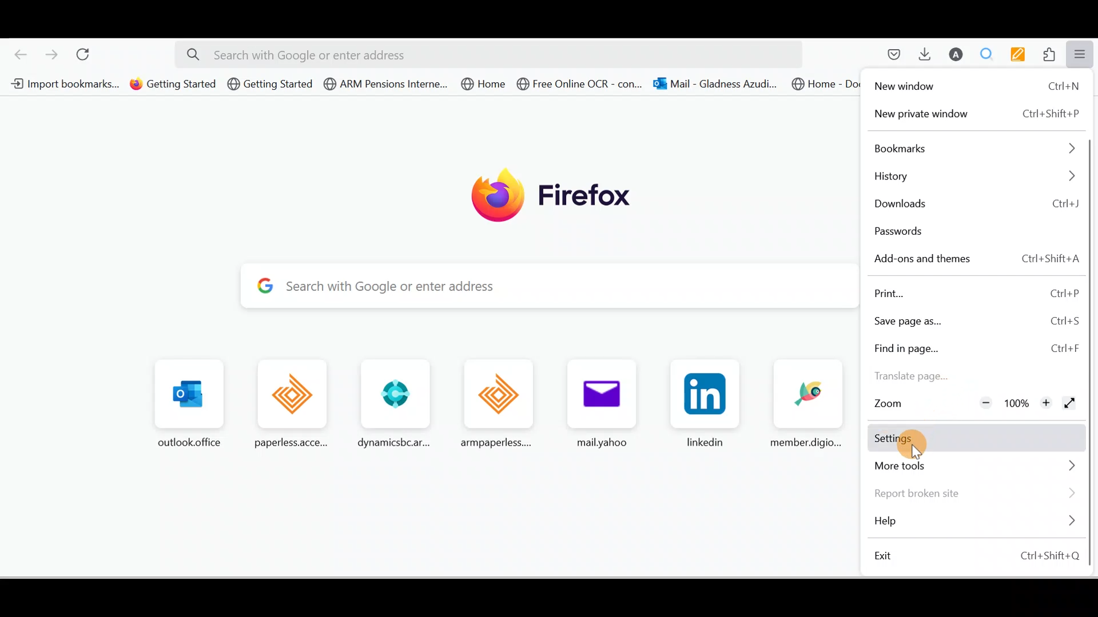 This screenshot has width=1098, height=617. Describe the element at coordinates (969, 177) in the screenshot. I see `History` at that location.